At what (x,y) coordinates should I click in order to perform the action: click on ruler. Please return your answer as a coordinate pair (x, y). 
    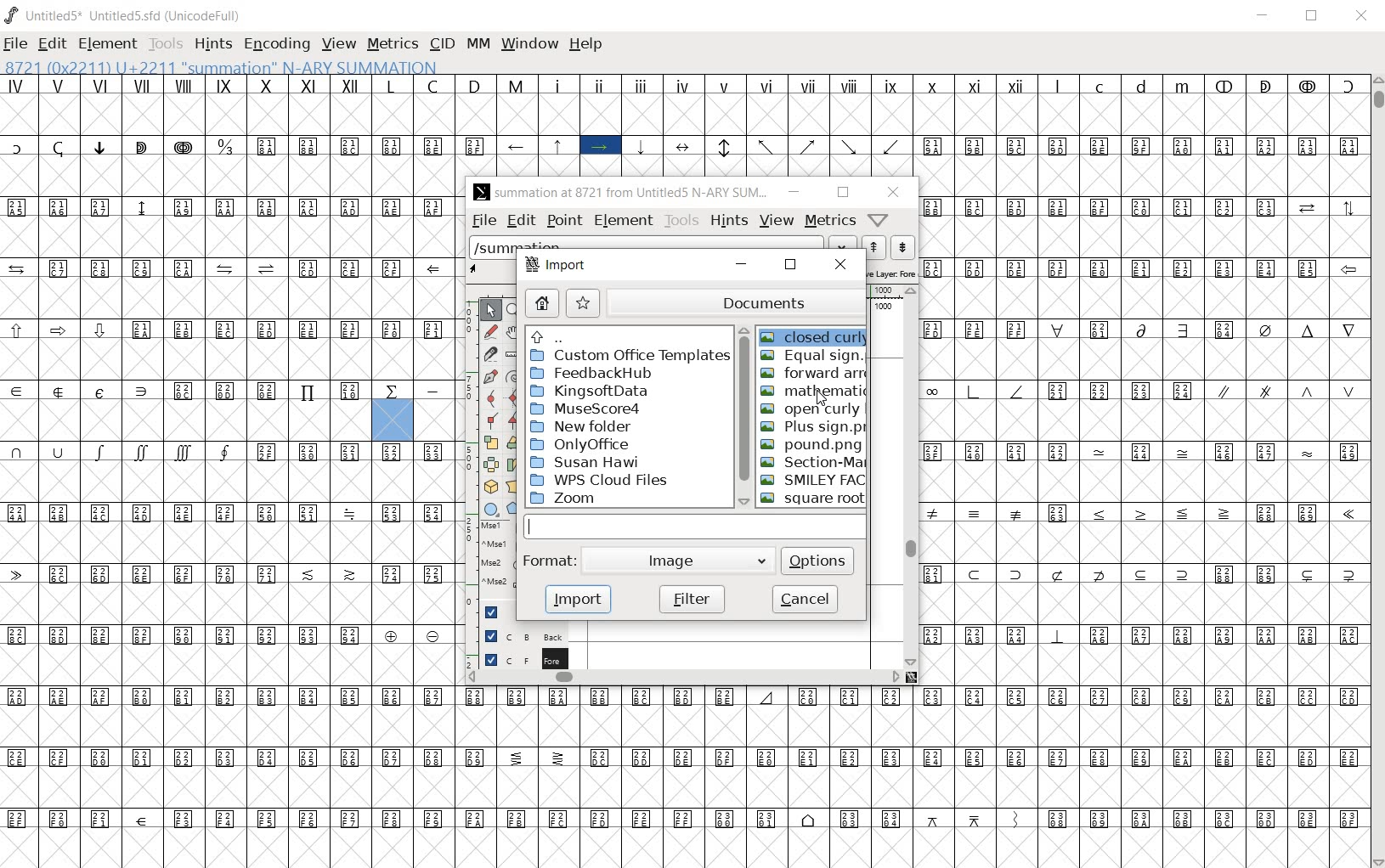
    Looking at the image, I should click on (885, 290).